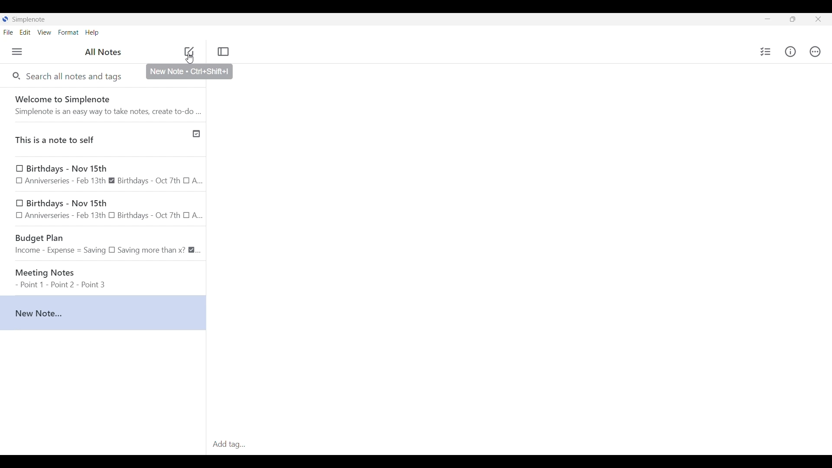 The height and width of the screenshot is (468, 832). What do you see at coordinates (818, 19) in the screenshot?
I see `Close interface` at bounding box center [818, 19].